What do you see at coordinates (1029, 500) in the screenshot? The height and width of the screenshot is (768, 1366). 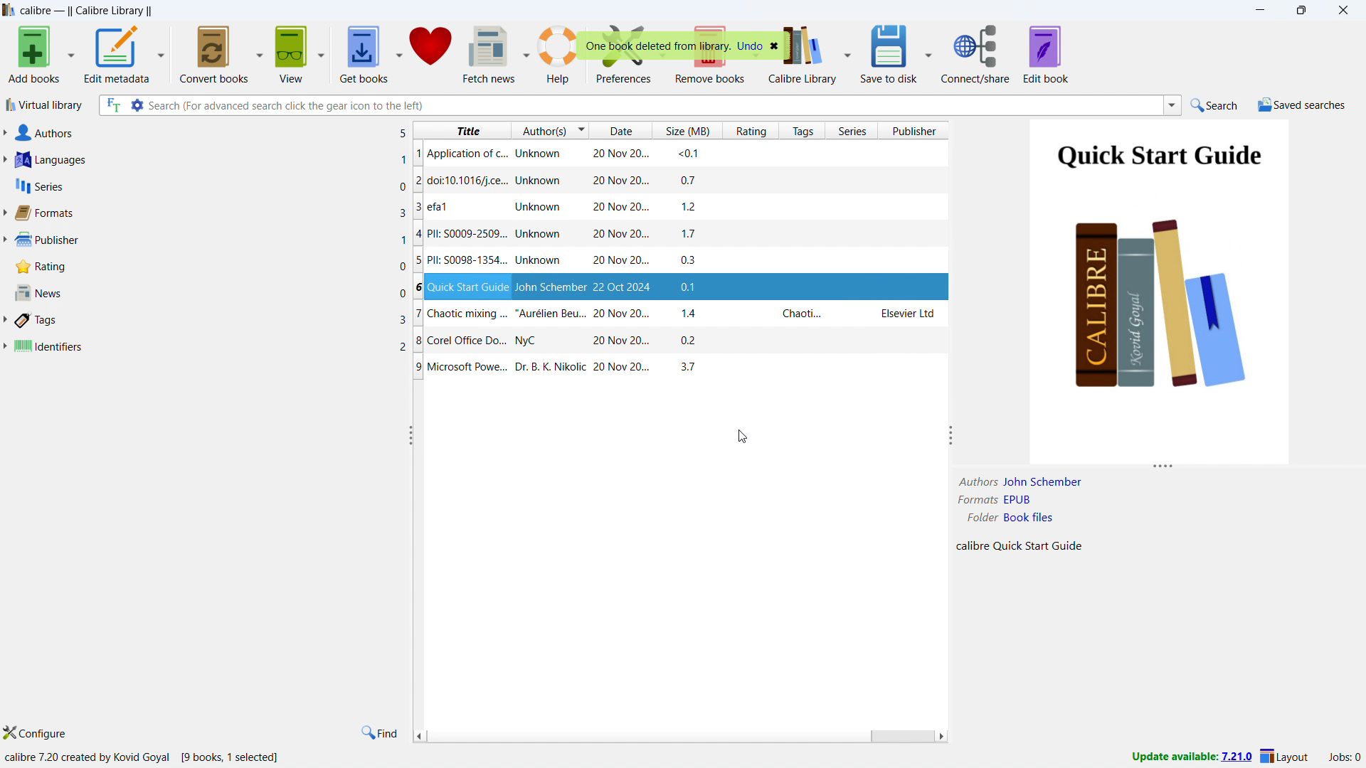 I see `EPUB` at bounding box center [1029, 500].